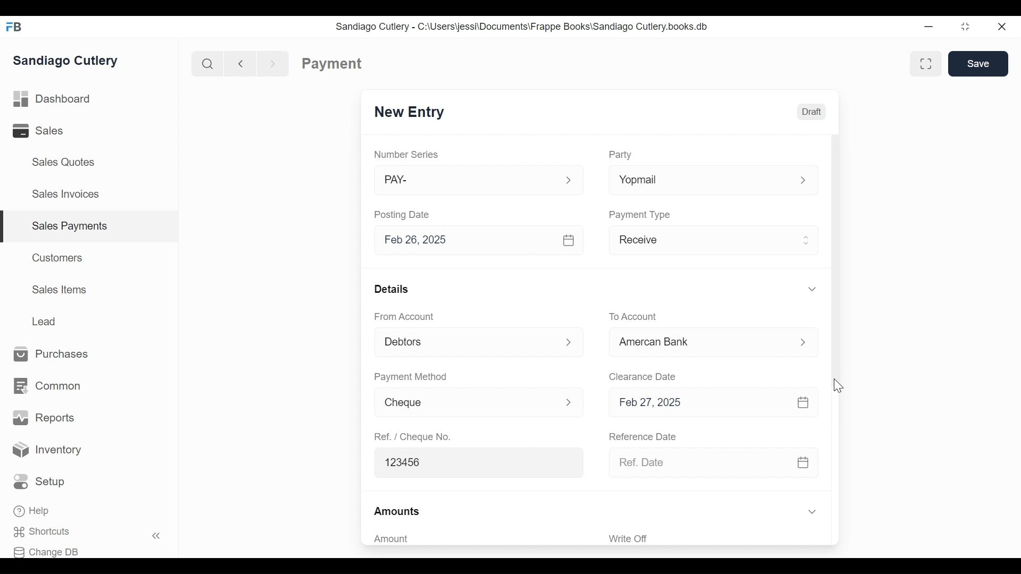 This screenshot has height=574, width=1021. Describe the element at coordinates (462, 403) in the screenshot. I see `Cheque` at that location.